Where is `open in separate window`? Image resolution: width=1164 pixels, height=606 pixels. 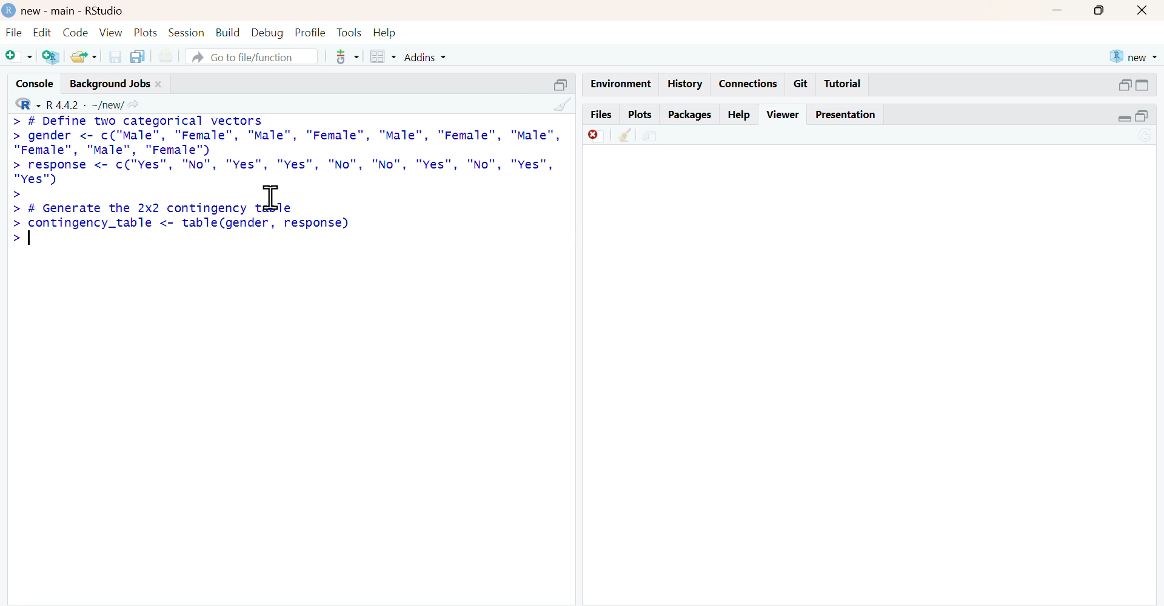
open in separate window is located at coordinates (1126, 85).